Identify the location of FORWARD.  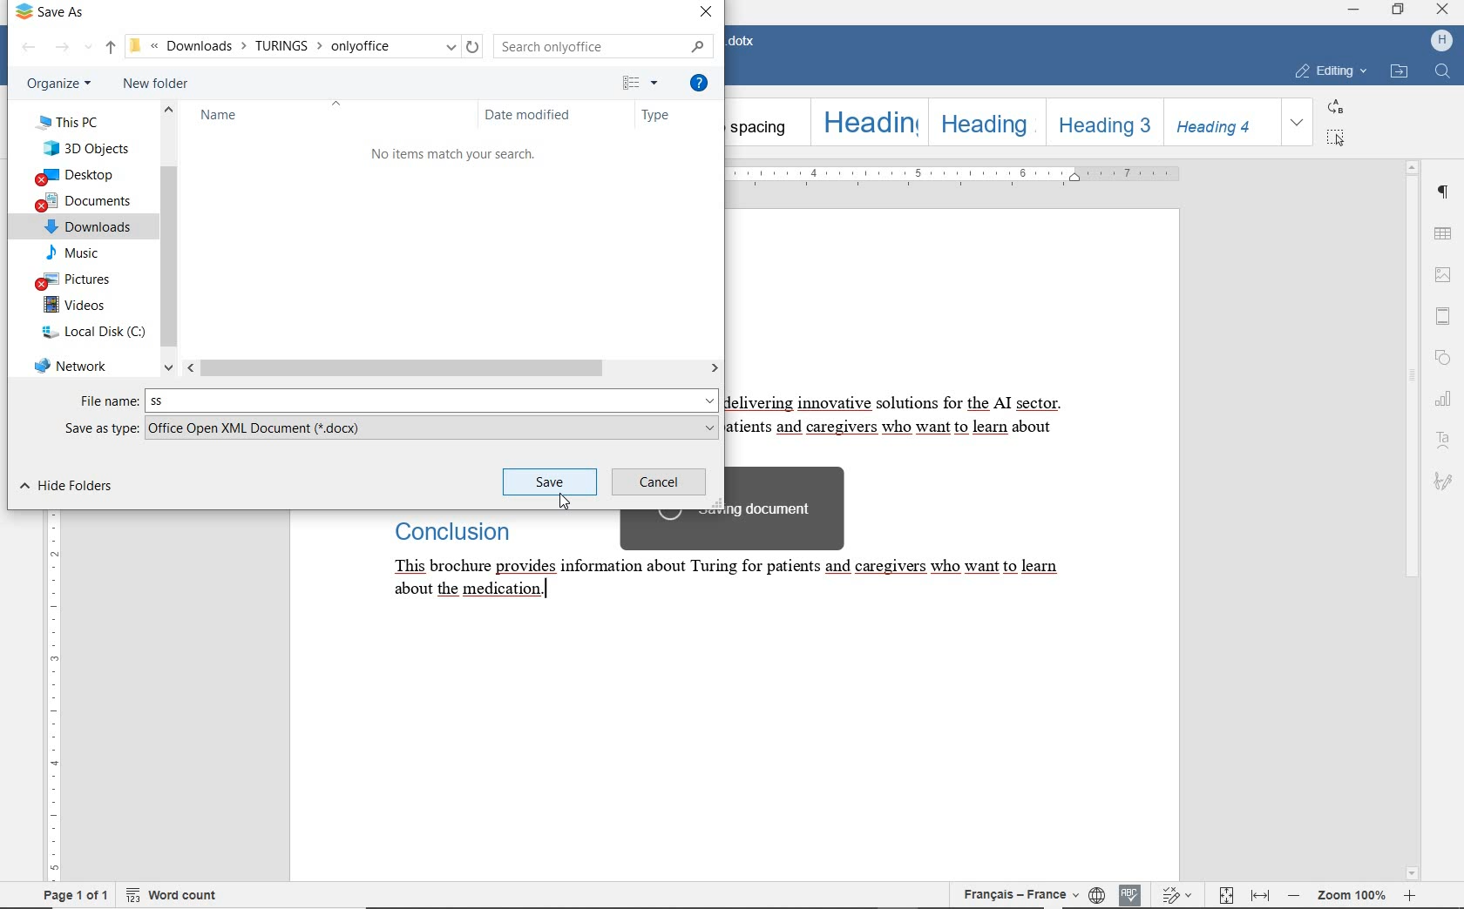
(64, 49).